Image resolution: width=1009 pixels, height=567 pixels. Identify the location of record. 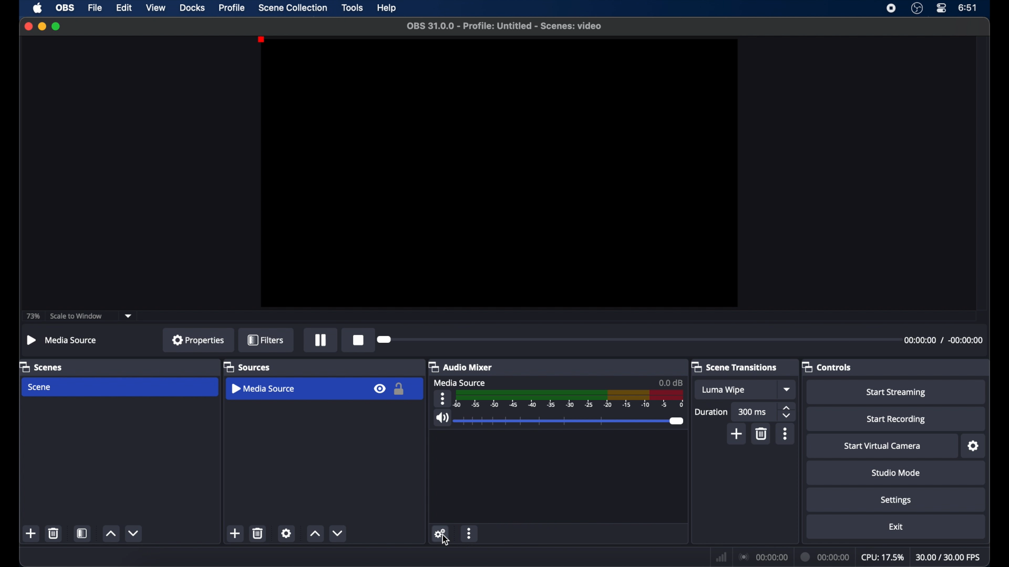
(359, 340).